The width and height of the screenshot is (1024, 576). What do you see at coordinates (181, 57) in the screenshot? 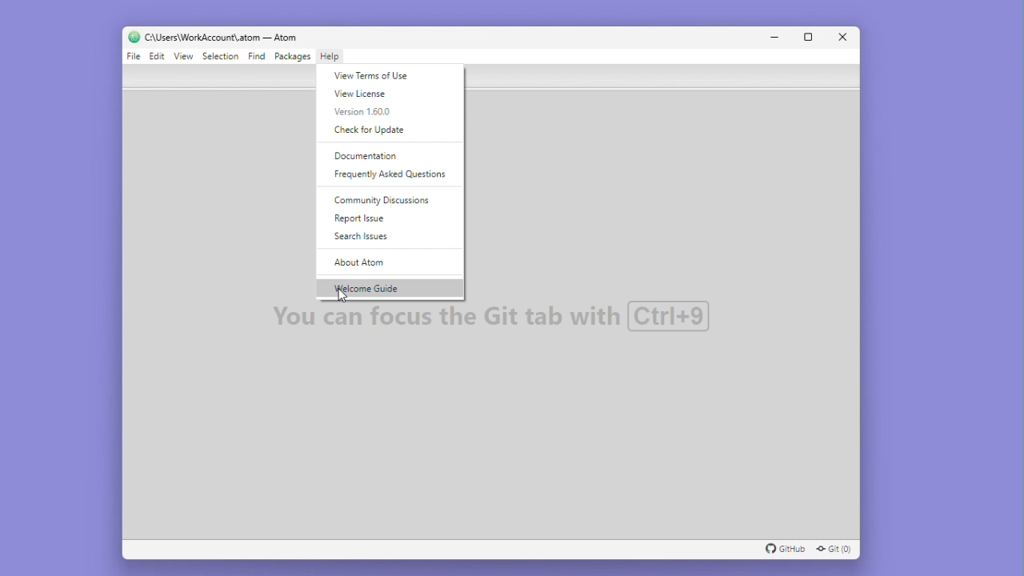
I see `View ` at bounding box center [181, 57].